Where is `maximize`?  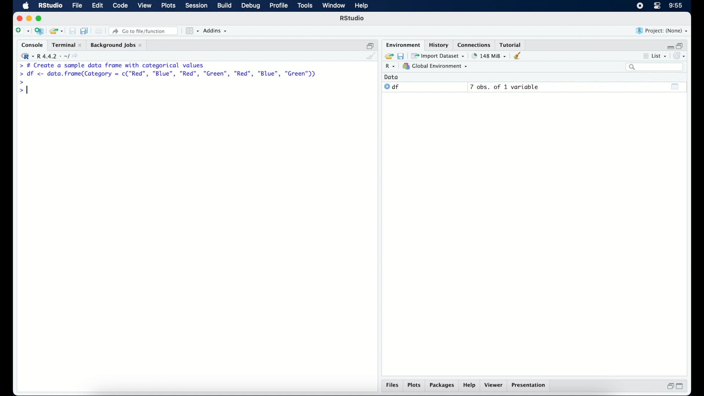
maximize is located at coordinates (681, 387).